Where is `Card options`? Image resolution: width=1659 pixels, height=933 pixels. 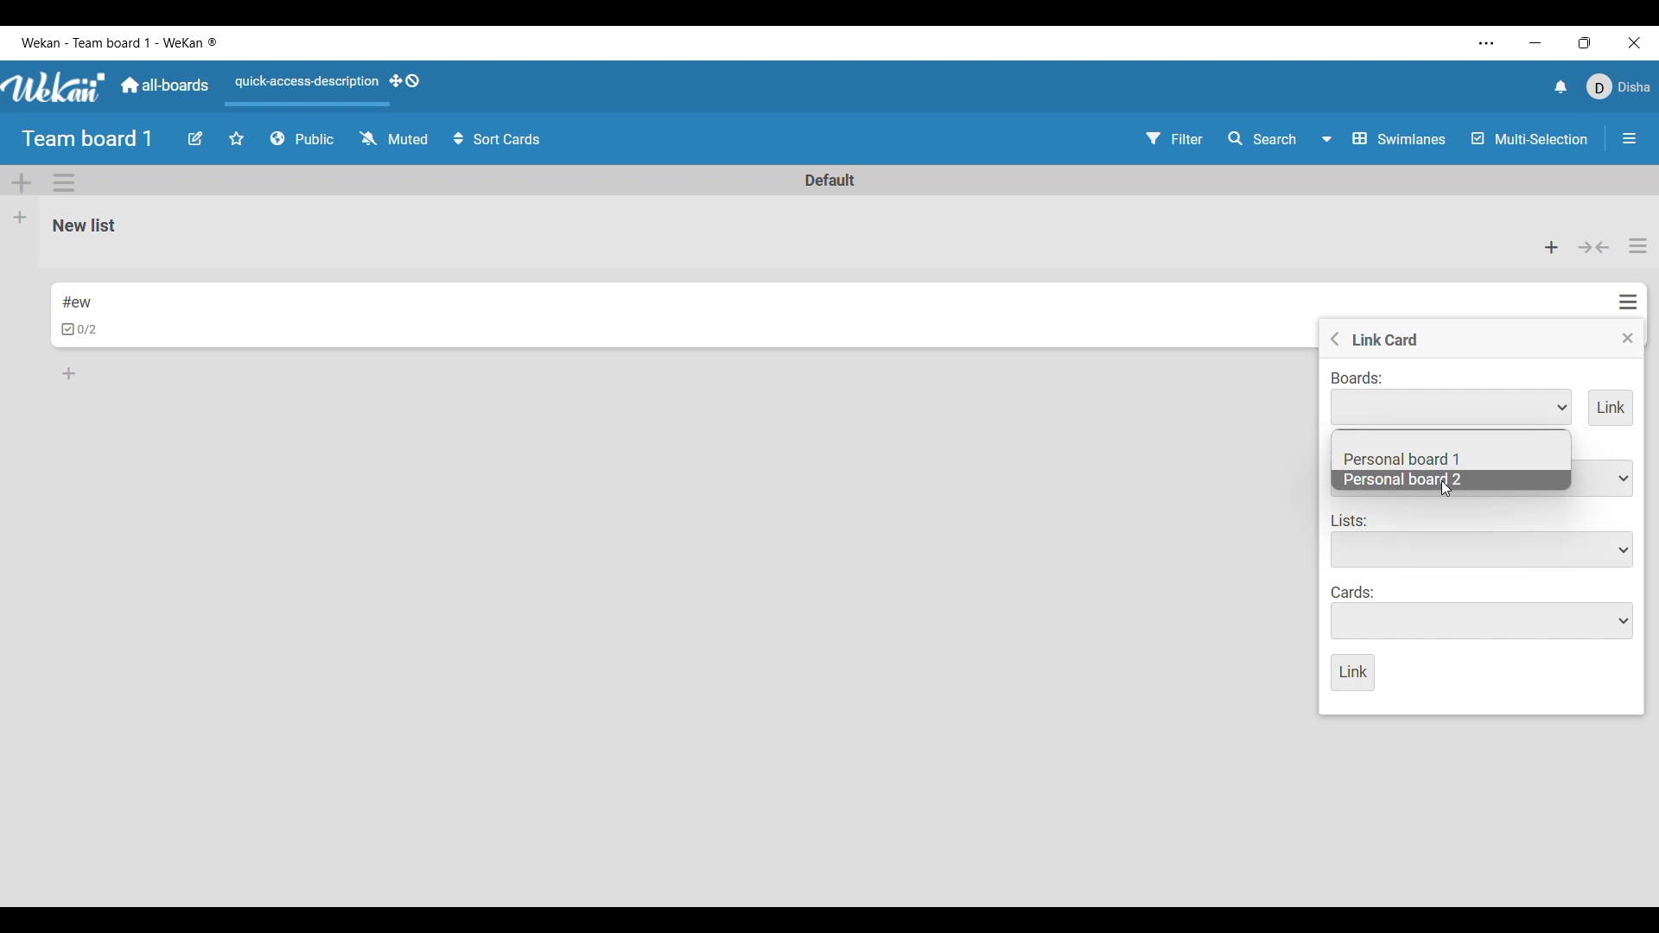
Card options is located at coordinates (1483, 621).